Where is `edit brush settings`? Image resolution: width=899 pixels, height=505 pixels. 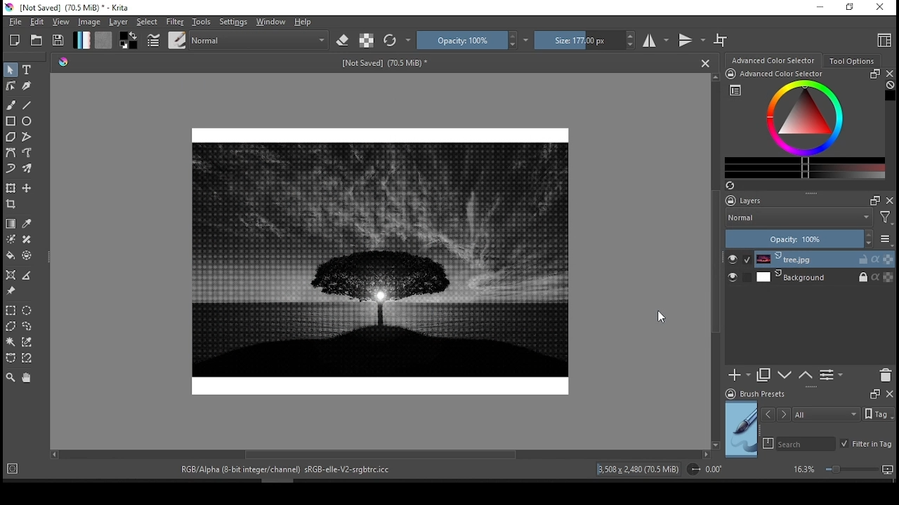 edit brush settings is located at coordinates (154, 39).